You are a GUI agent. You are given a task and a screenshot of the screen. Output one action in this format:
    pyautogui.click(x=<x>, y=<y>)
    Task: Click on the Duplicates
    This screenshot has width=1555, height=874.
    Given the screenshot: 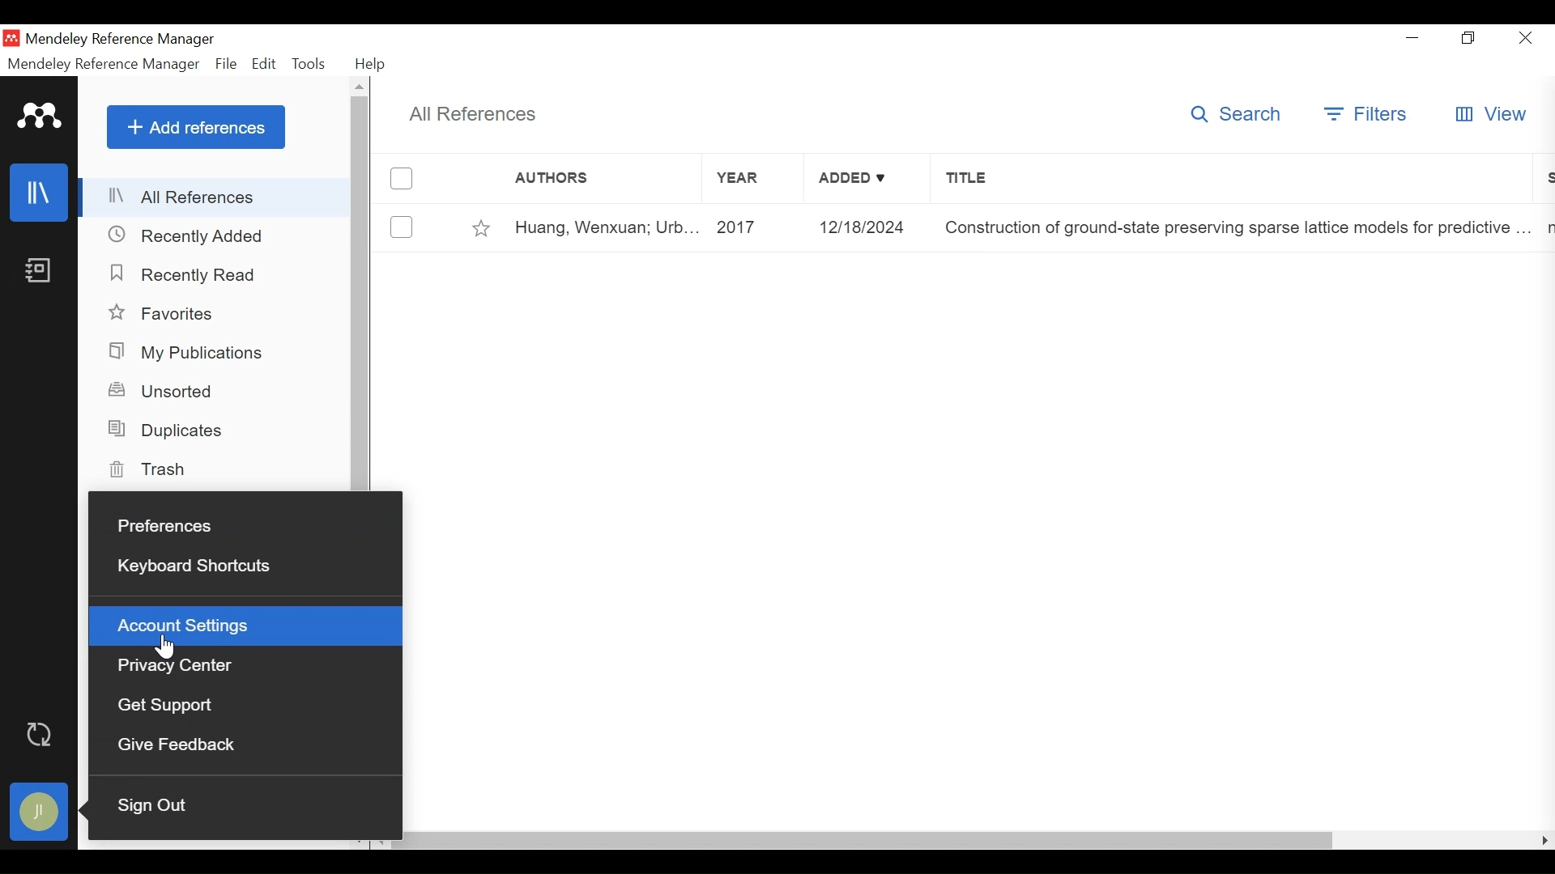 What is the action you would take?
    pyautogui.click(x=168, y=431)
    